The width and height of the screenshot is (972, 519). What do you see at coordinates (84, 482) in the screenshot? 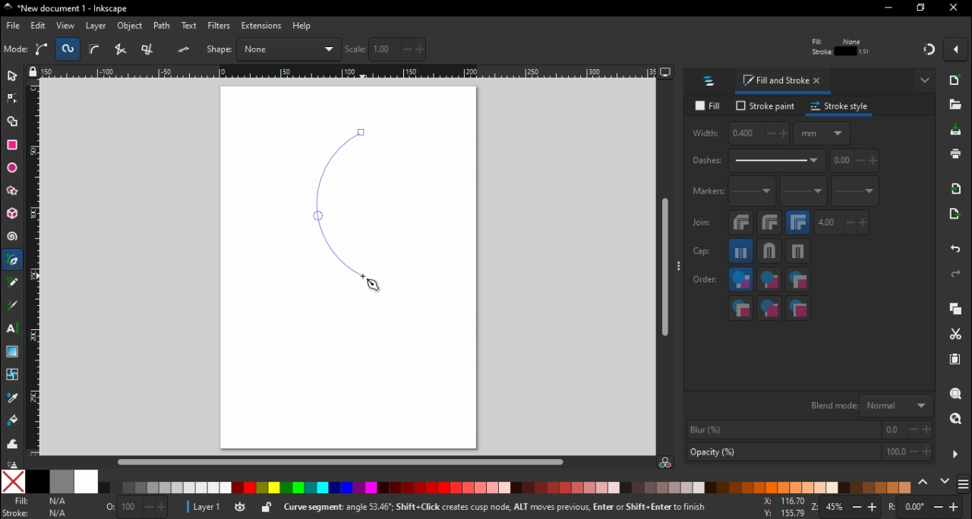
I see `white` at bounding box center [84, 482].